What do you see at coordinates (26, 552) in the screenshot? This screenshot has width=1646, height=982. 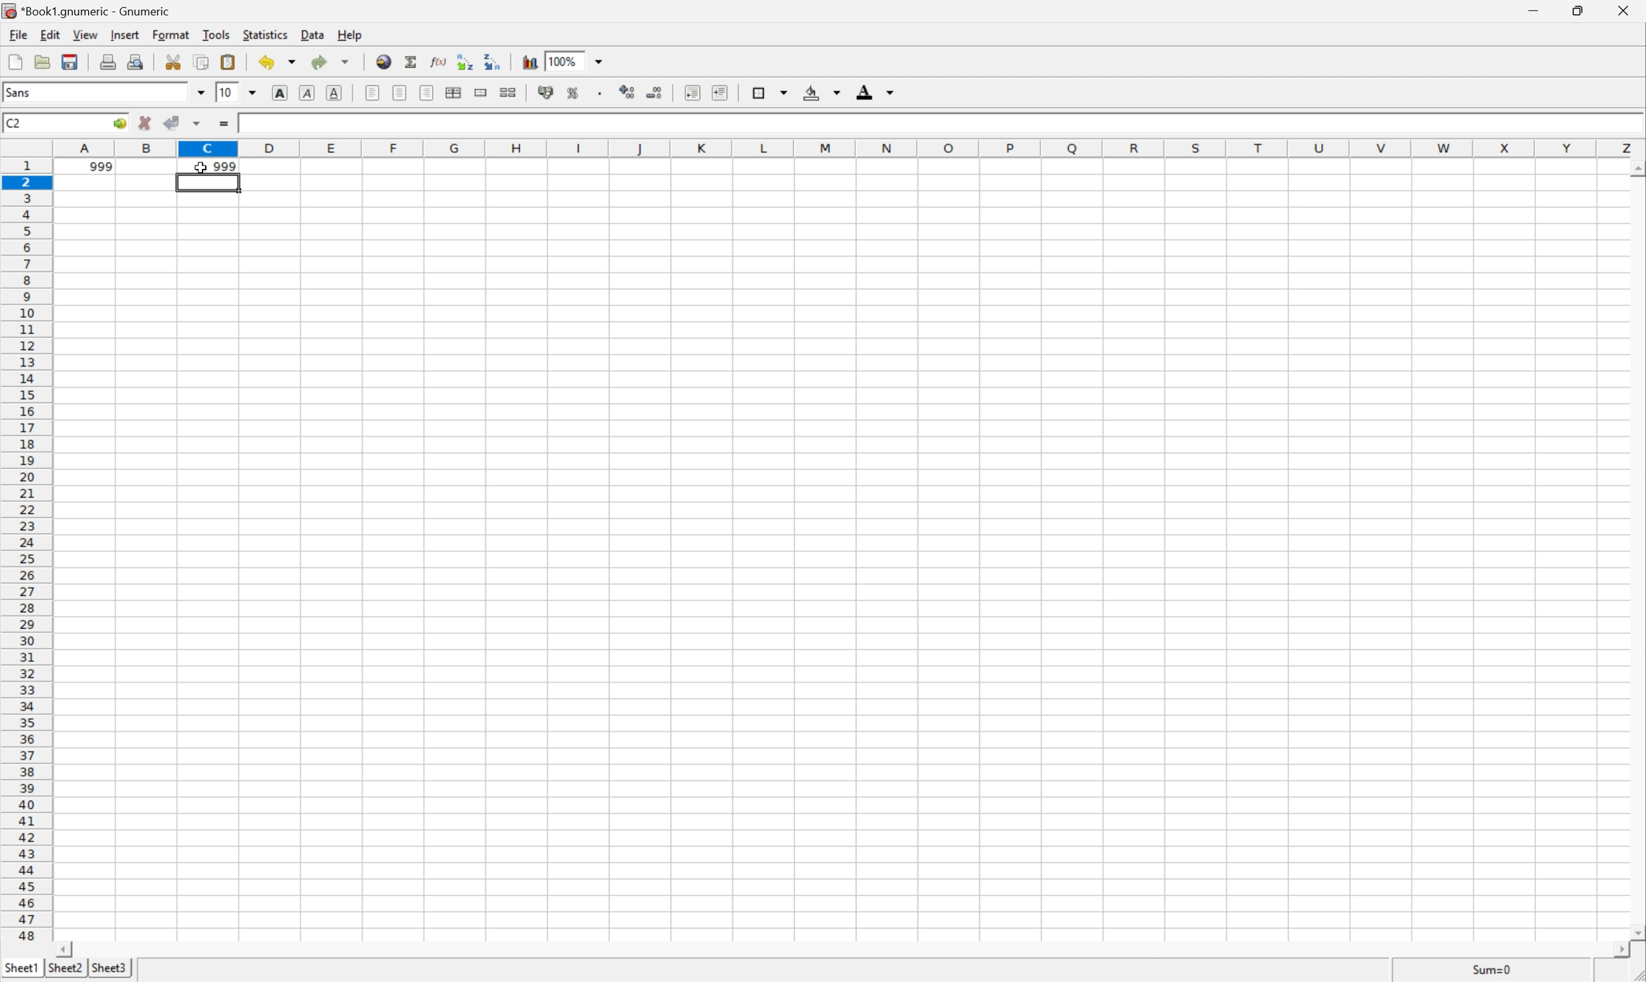 I see `row numbers` at bounding box center [26, 552].